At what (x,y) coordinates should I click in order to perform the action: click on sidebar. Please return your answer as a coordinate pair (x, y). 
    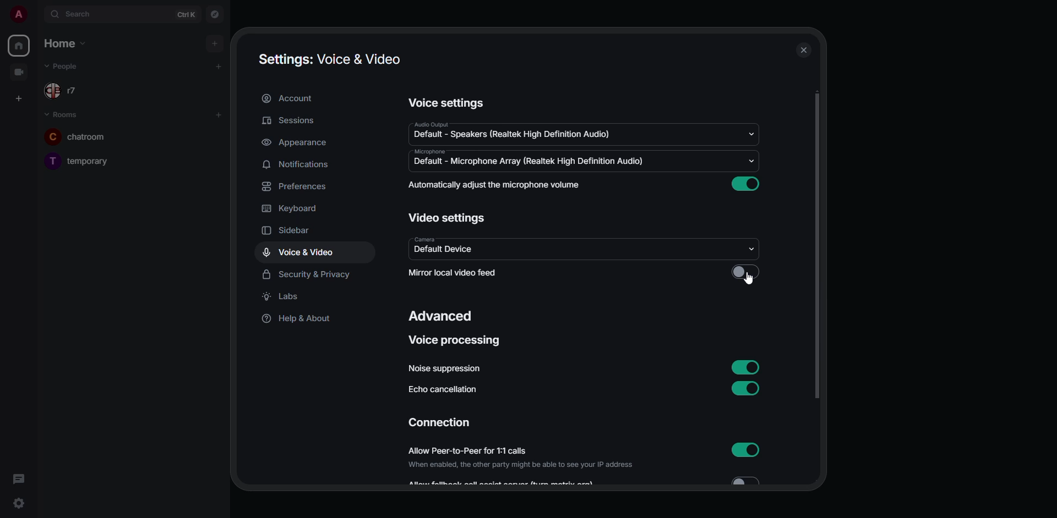
    Looking at the image, I should click on (292, 230).